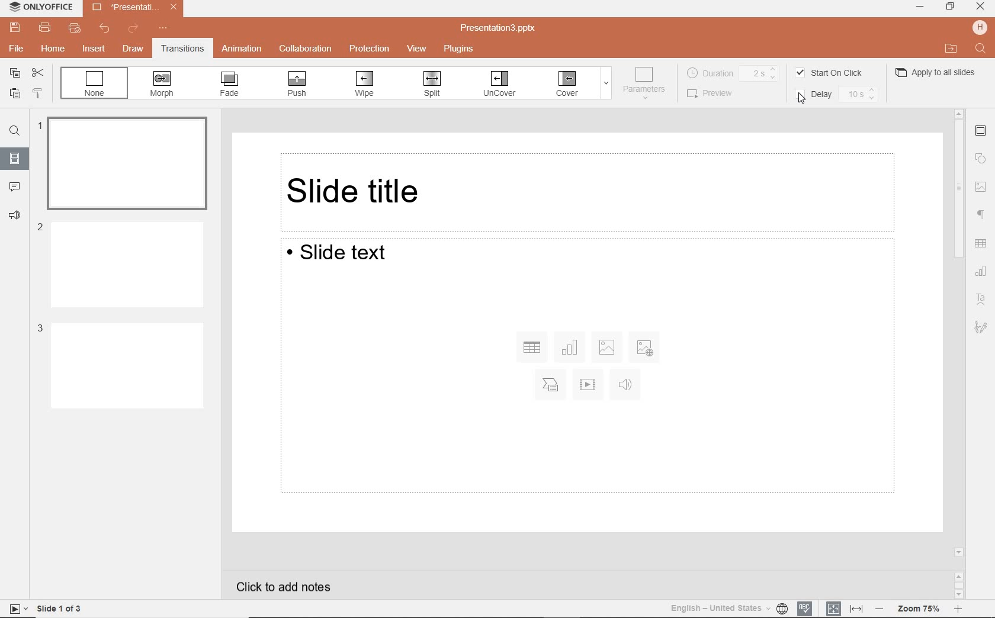 This screenshot has height=618, width=995. What do you see at coordinates (108, 29) in the screenshot?
I see `undo` at bounding box center [108, 29].